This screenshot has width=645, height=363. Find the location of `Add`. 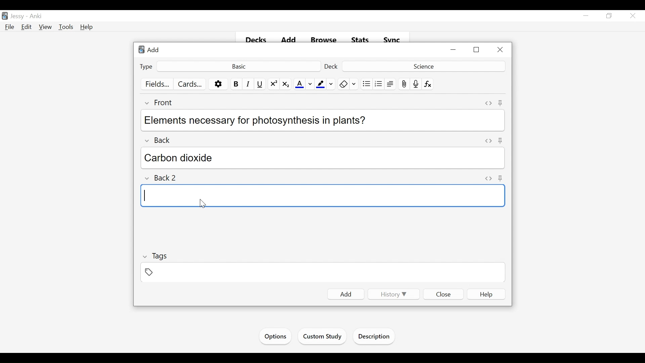

Add is located at coordinates (290, 40).